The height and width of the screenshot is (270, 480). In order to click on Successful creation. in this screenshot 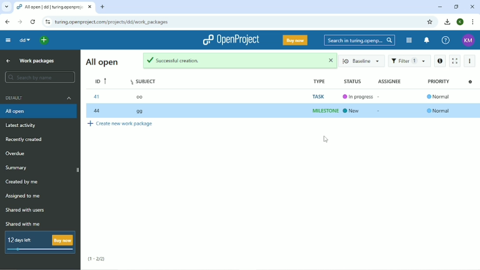, I will do `click(222, 60)`.